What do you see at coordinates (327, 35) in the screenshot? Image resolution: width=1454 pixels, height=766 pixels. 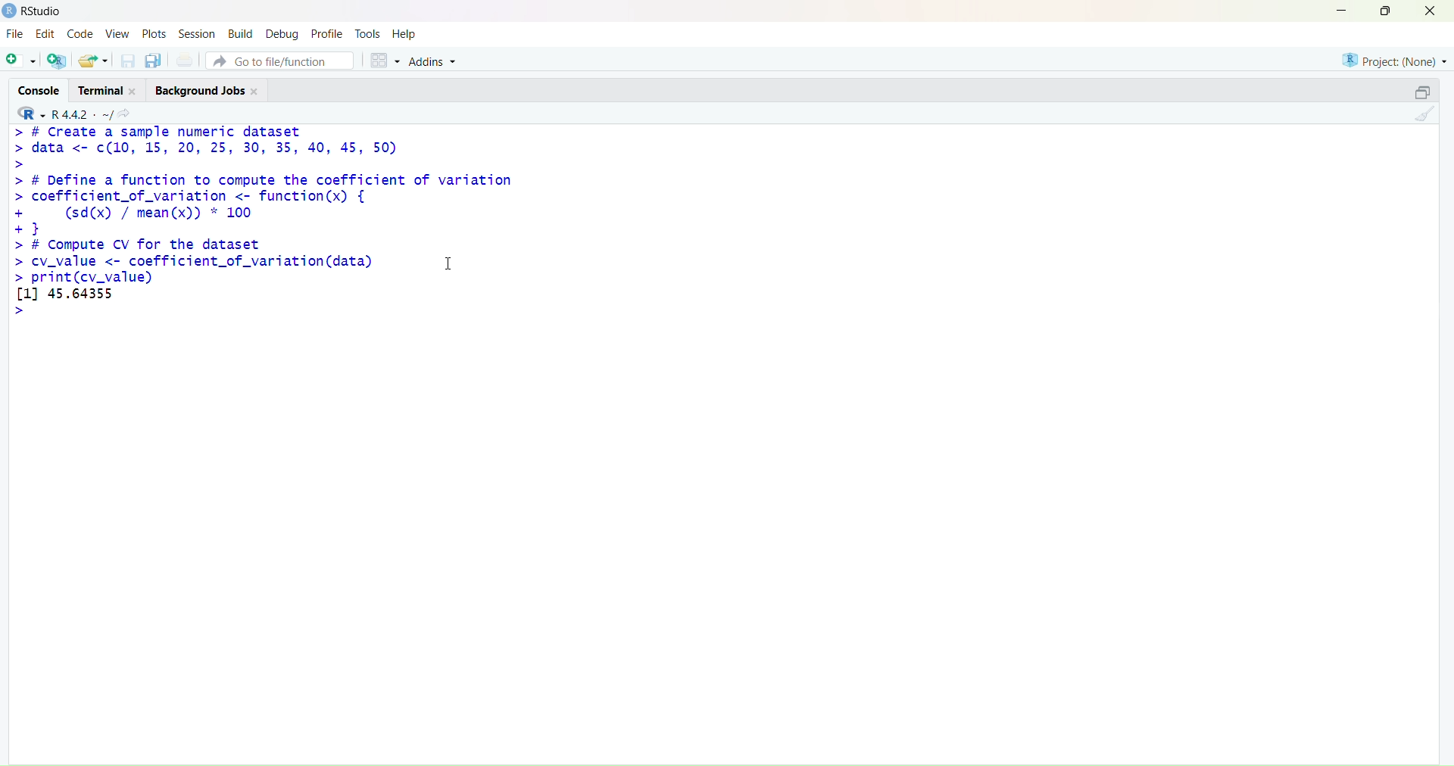 I see `profile` at bounding box center [327, 35].